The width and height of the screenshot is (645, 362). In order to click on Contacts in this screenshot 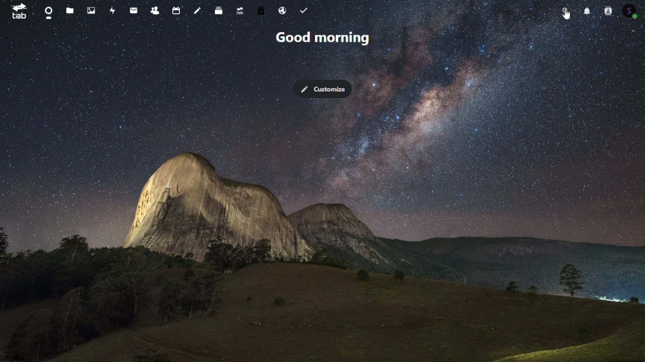, I will do `click(155, 9)`.